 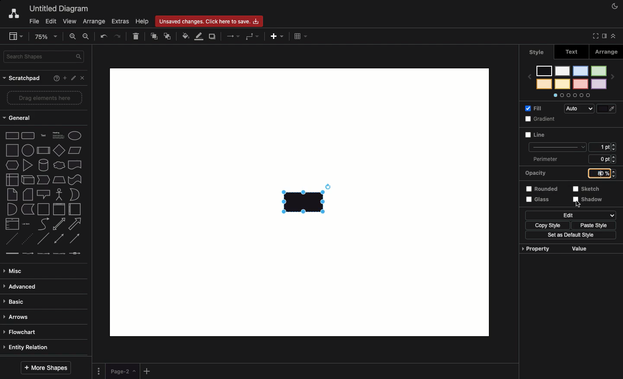 What do you see at coordinates (28, 253) in the screenshot?
I see `connector with label` at bounding box center [28, 253].